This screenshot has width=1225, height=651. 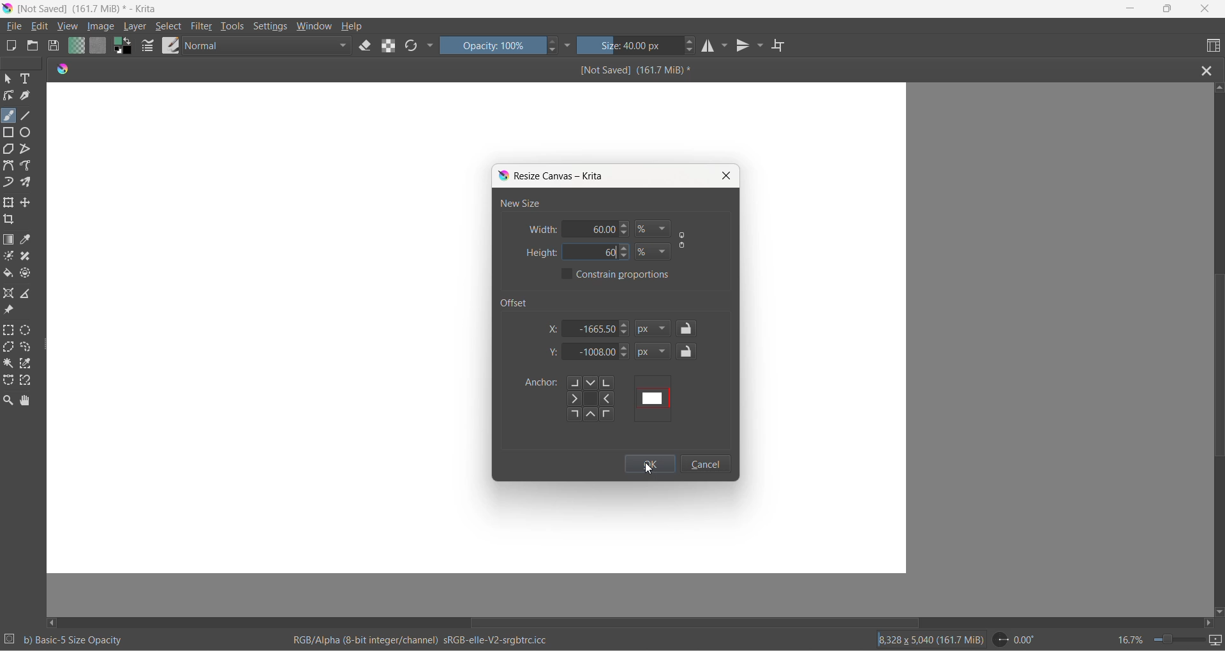 I want to click on Change height, so click(x=627, y=251).